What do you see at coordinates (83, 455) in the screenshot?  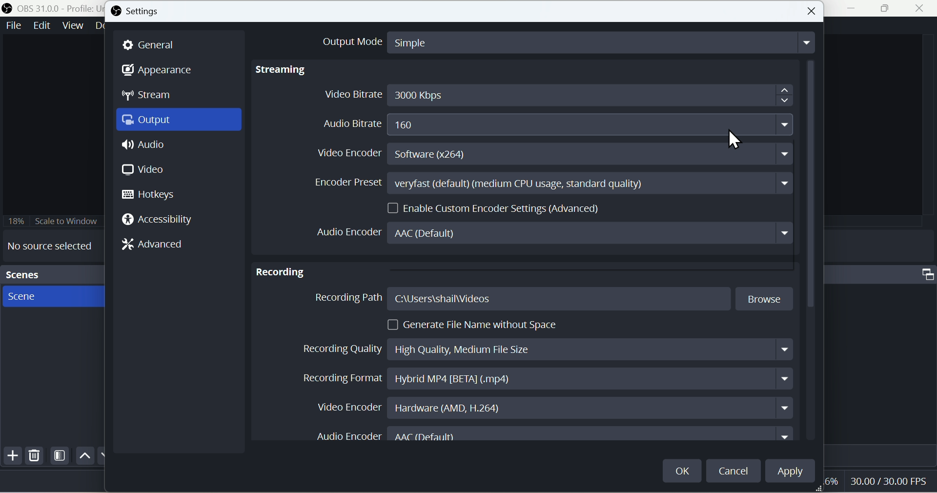 I see `up` at bounding box center [83, 455].